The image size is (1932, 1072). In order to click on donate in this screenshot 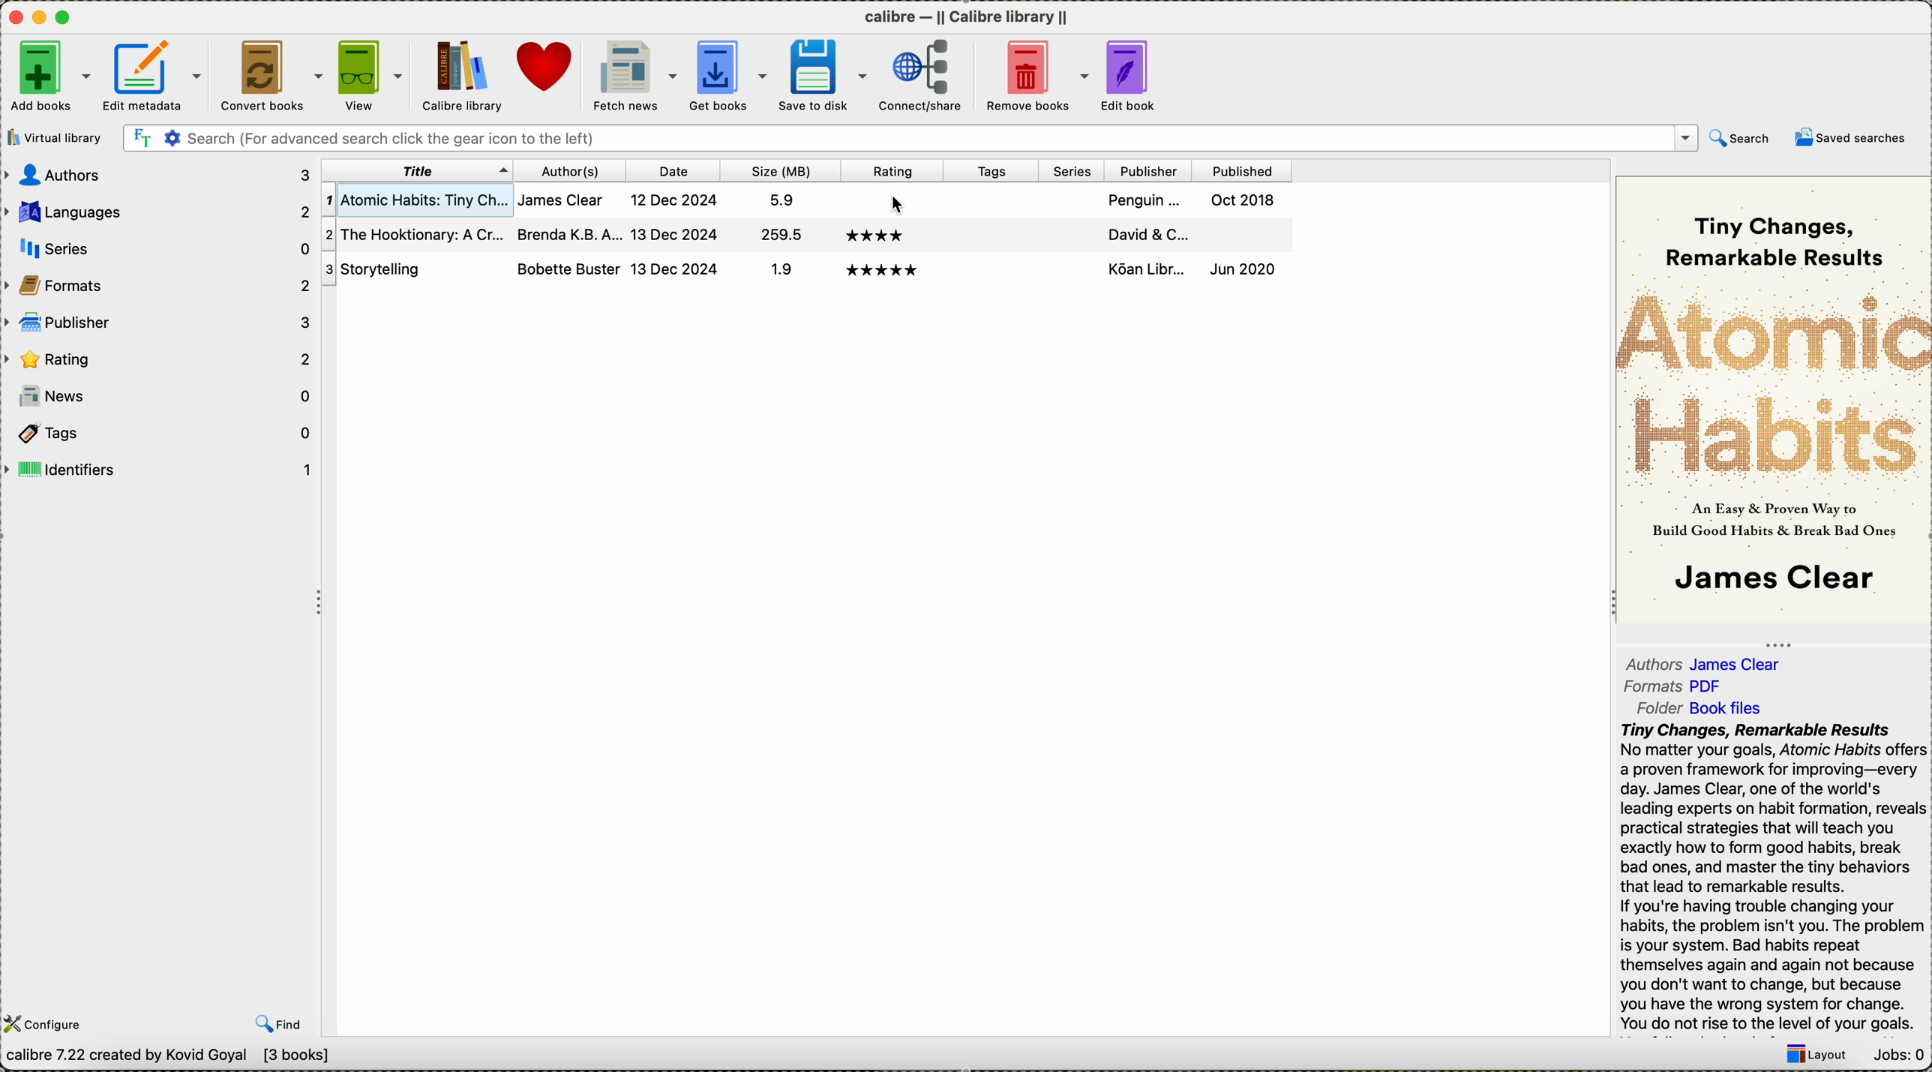, I will do `click(547, 68)`.